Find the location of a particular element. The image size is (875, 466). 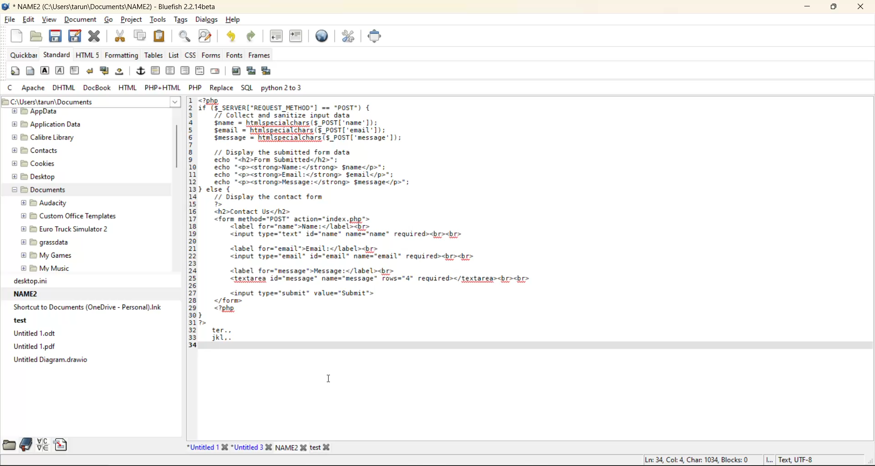

preview in browser is located at coordinates (324, 36).